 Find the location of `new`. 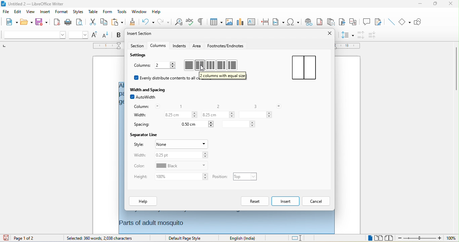

new is located at coordinates (9, 22).